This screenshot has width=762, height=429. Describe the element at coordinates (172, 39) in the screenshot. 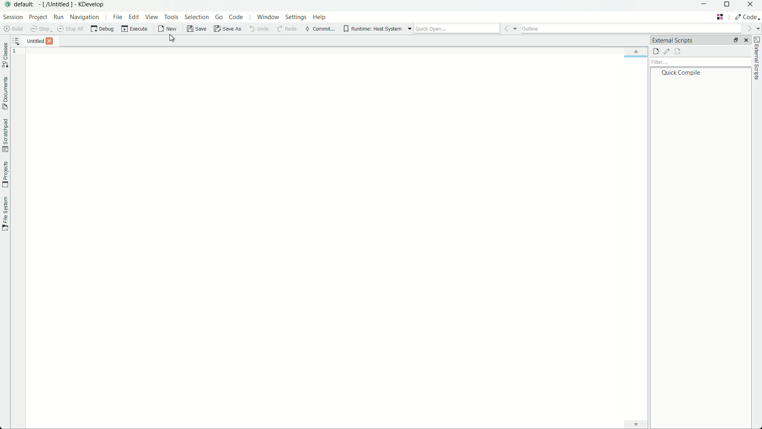

I see `cursor` at that location.